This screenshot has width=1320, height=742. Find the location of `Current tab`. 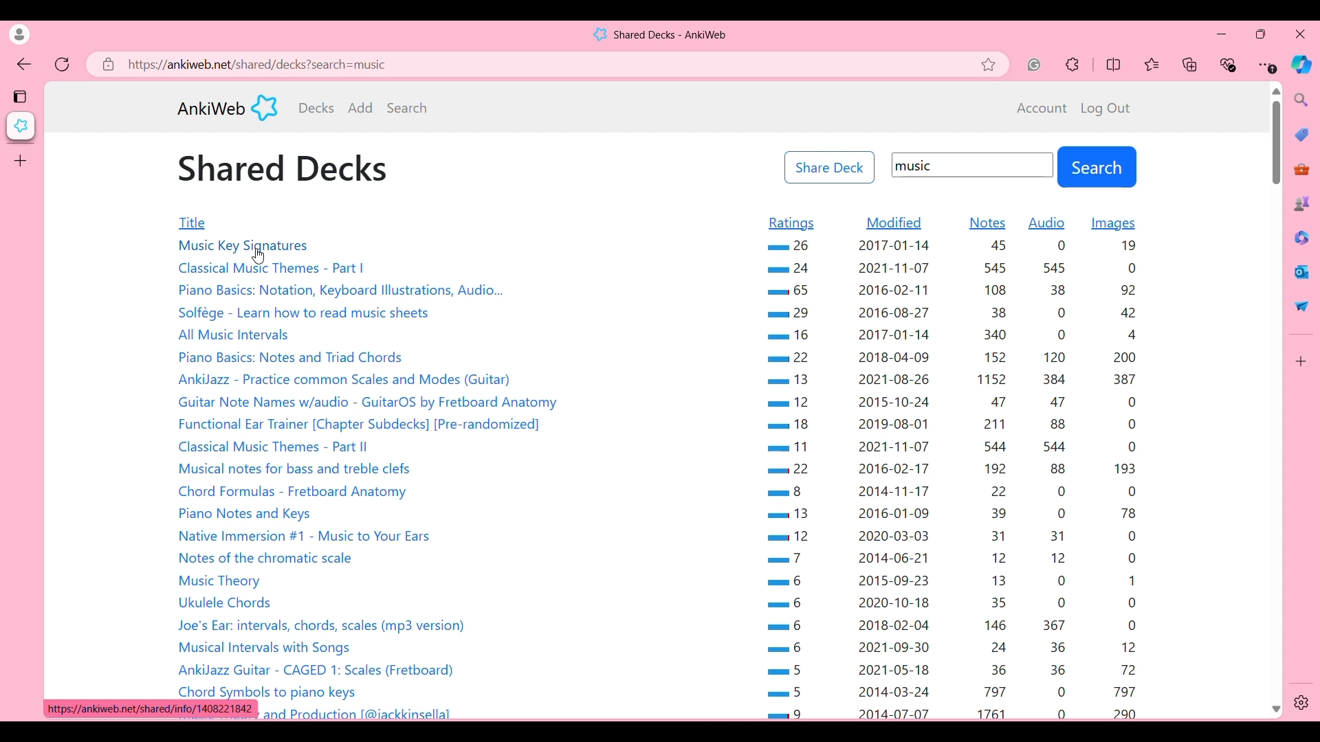

Current tab is located at coordinates (21, 126).